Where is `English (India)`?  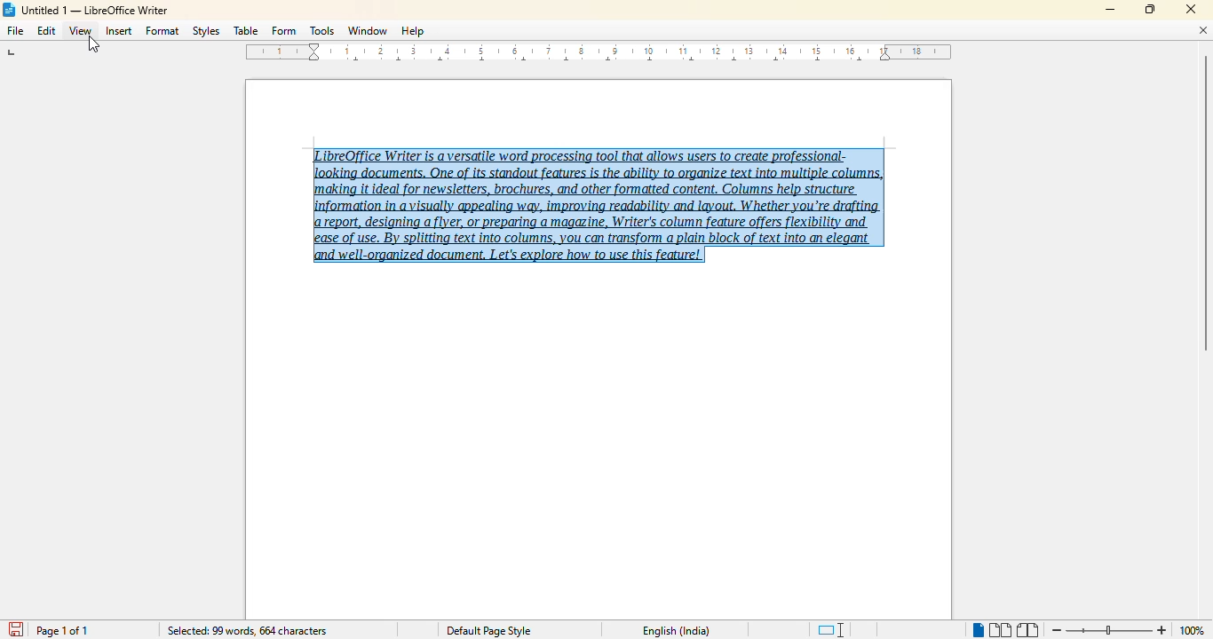 English (India) is located at coordinates (677, 631).